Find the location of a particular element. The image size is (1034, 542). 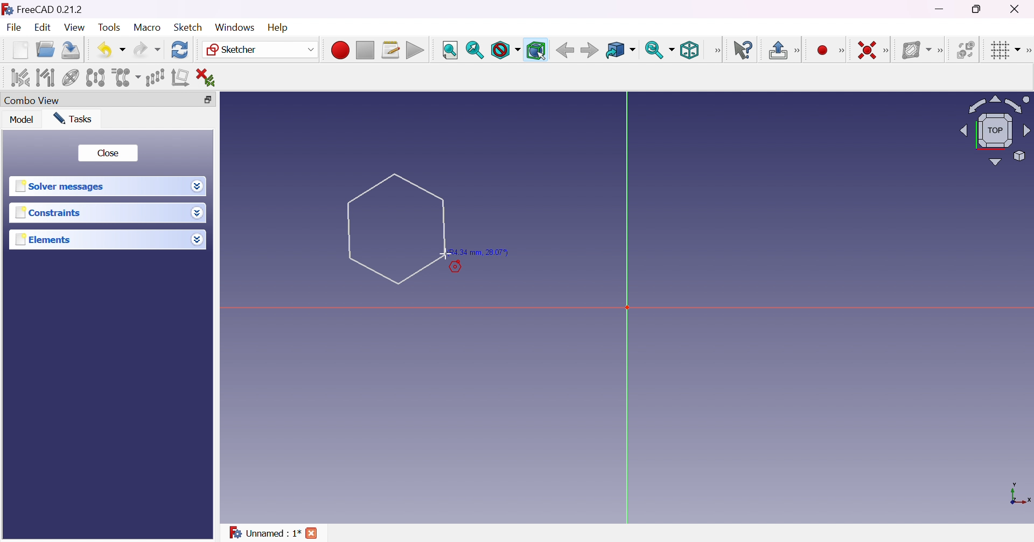

Save is located at coordinates (71, 50).